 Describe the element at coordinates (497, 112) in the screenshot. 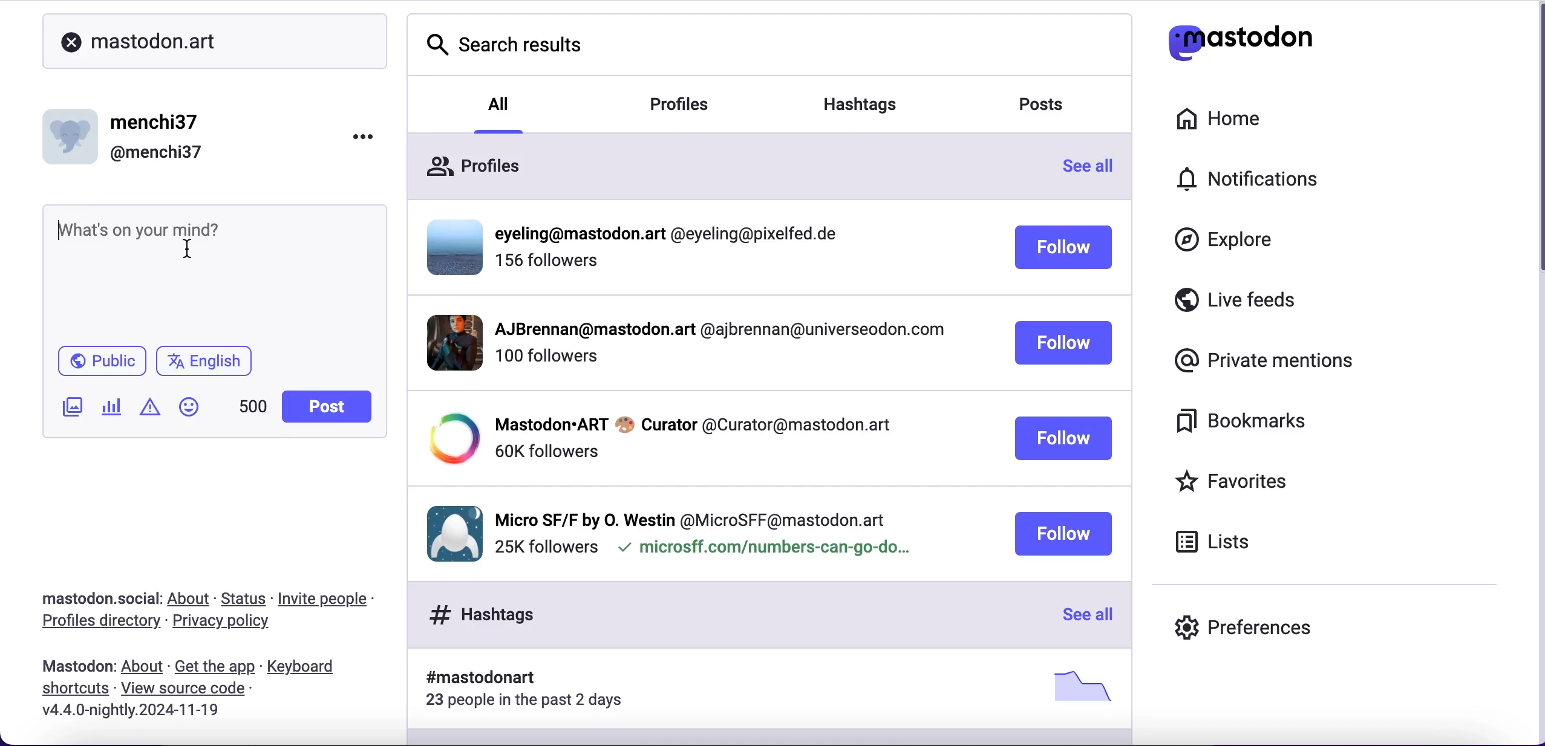

I see `all` at that location.